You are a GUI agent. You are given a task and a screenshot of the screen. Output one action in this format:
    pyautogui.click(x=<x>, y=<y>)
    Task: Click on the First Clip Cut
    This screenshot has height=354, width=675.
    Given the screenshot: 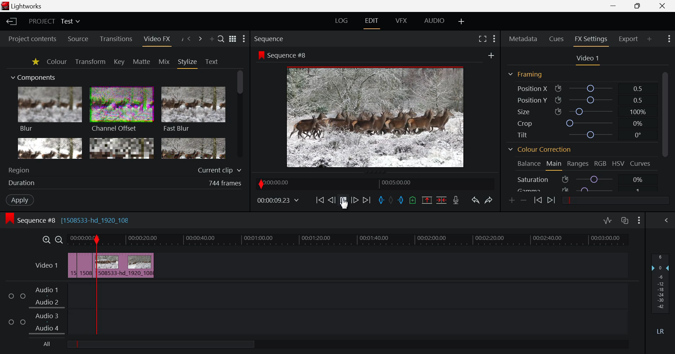 What is the action you would take?
    pyautogui.click(x=78, y=267)
    